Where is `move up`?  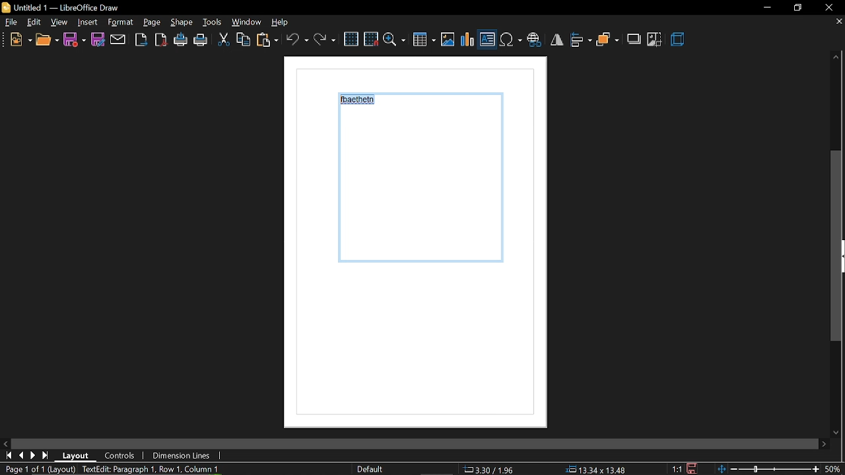
move up is located at coordinates (836, 58).